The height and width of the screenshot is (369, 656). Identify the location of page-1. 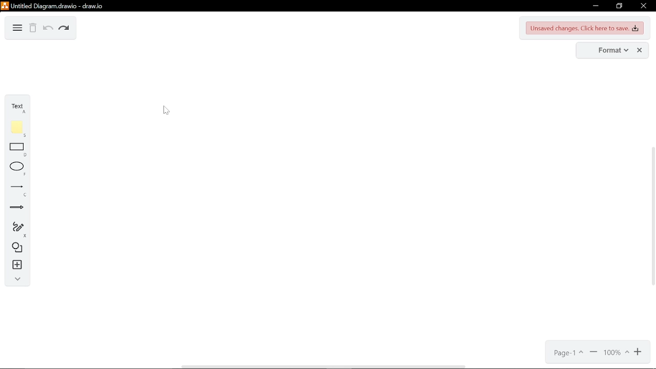
(567, 353).